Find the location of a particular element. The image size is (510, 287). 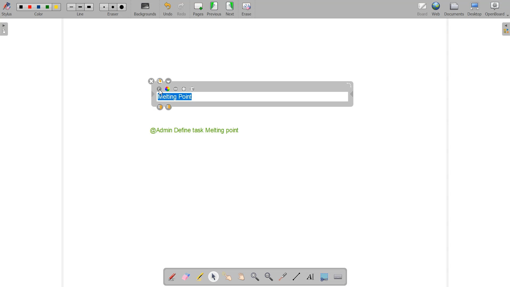

 is located at coordinates (214, 9).